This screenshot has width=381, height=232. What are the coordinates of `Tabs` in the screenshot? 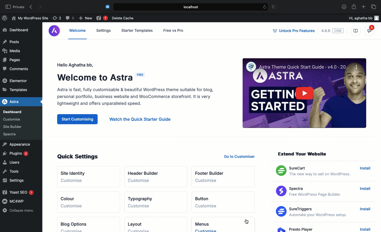 It's located at (374, 7).